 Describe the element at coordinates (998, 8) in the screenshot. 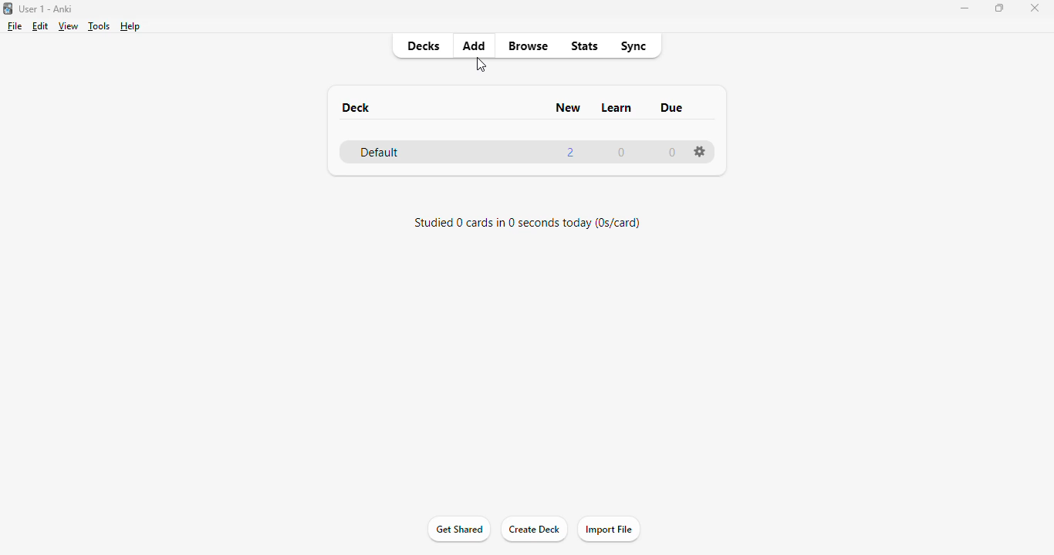

I see `maximize` at that location.